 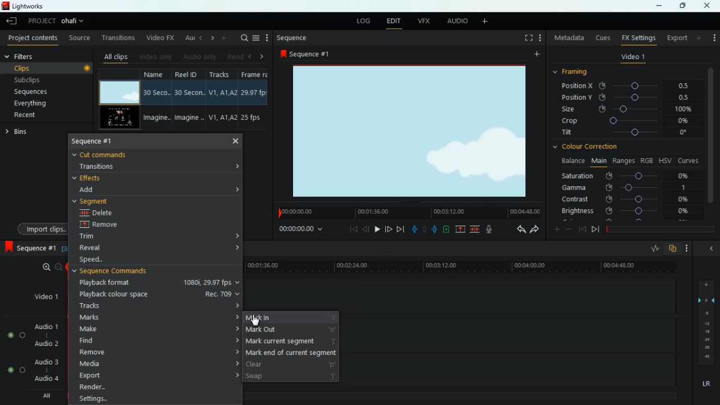 I want to click on screen, so click(x=119, y=118).